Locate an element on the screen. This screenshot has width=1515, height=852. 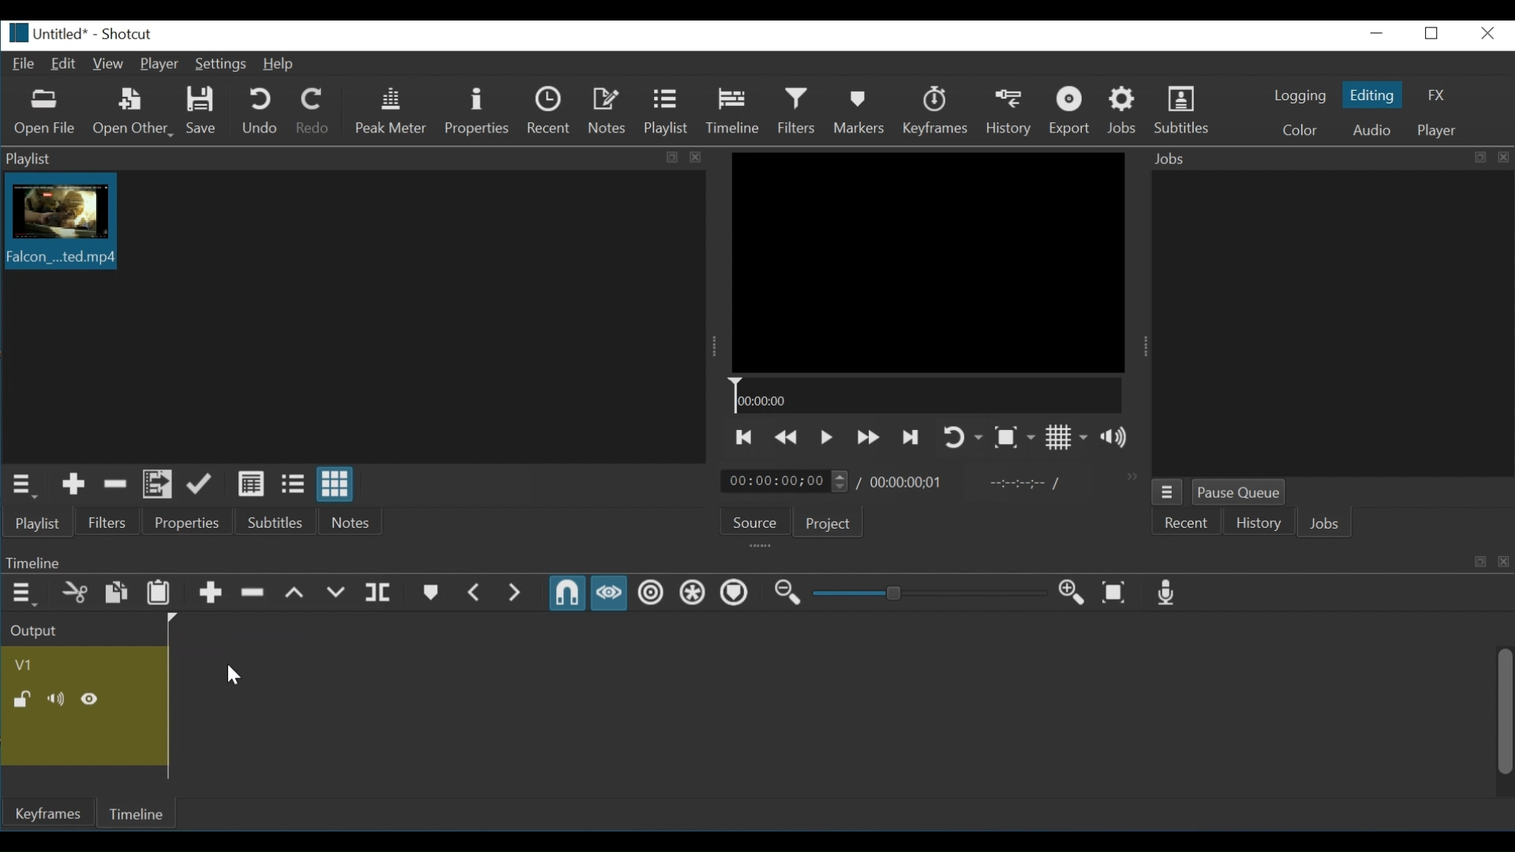
Play quickly forward is located at coordinates (869, 436).